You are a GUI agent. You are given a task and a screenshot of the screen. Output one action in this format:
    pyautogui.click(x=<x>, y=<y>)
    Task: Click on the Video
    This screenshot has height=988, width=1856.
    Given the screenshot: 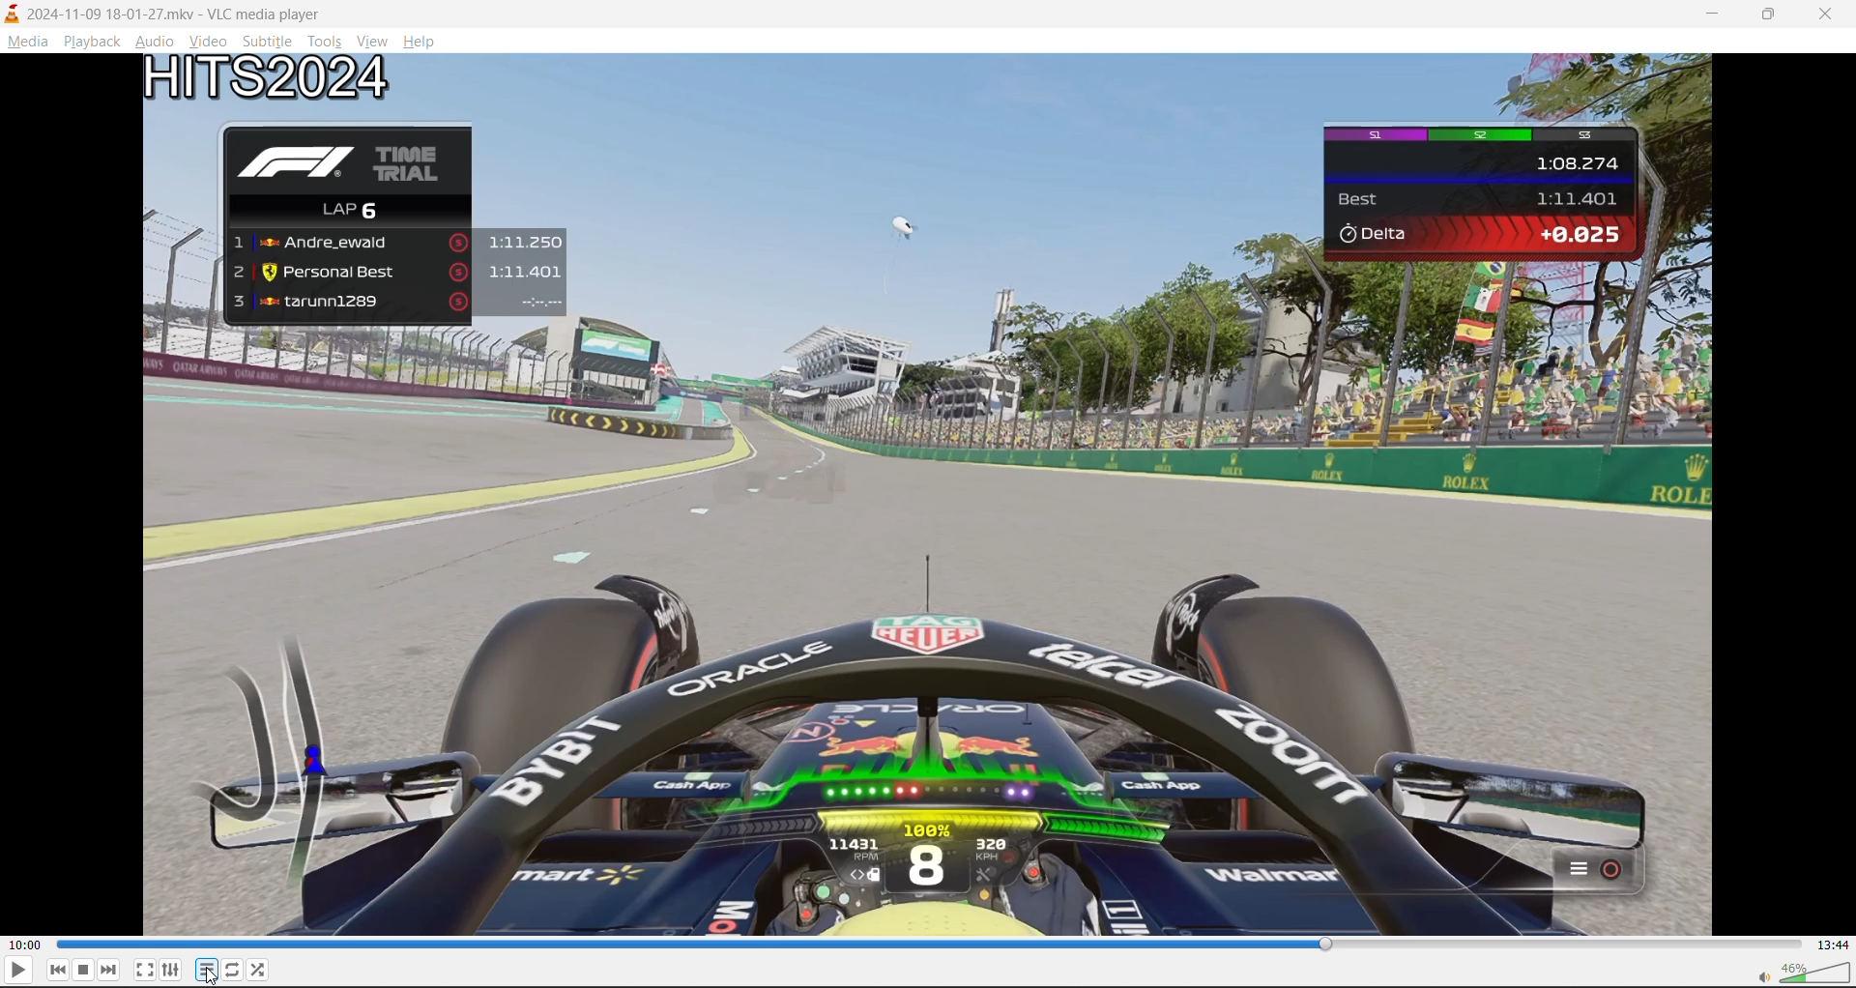 What is the action you would take?
    pyautogui.click(x=936, y=495)
    